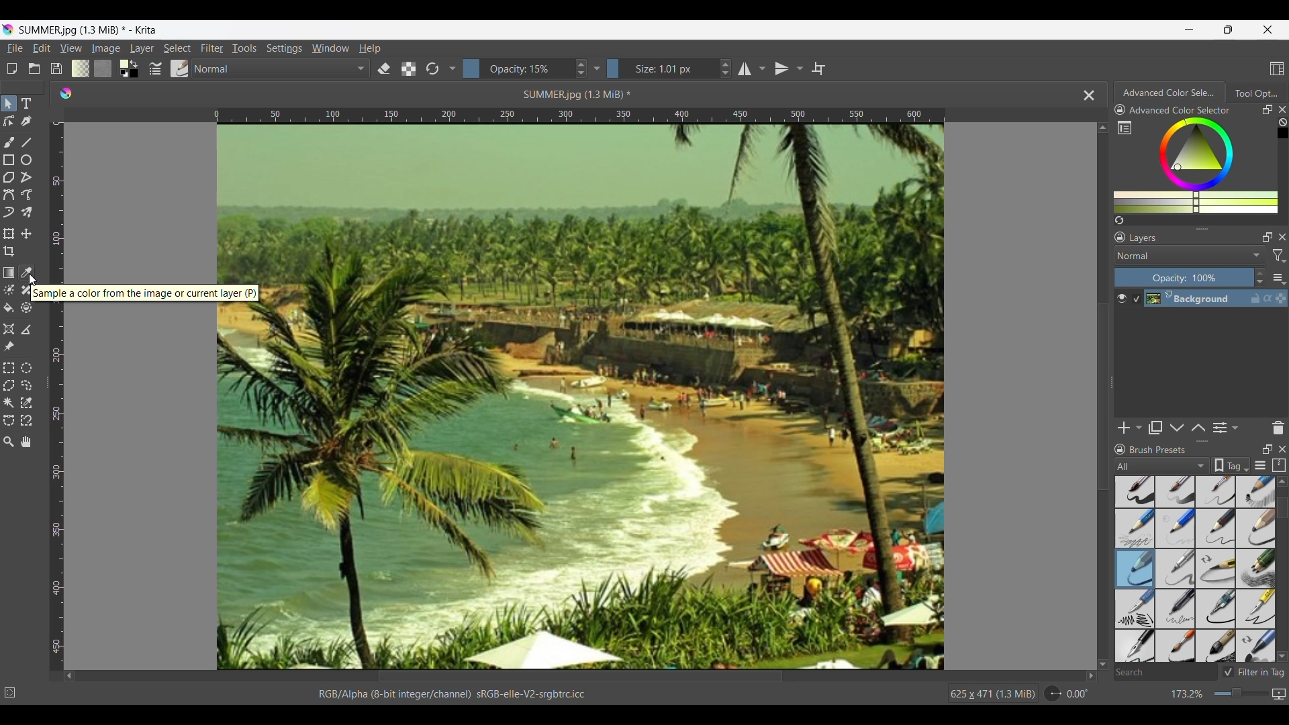 This screenshot has width=1289, height=725. What do you see at coordinates (134, 64) in the screenshot?
I see `Swap color` at bounding box center [134, 64].